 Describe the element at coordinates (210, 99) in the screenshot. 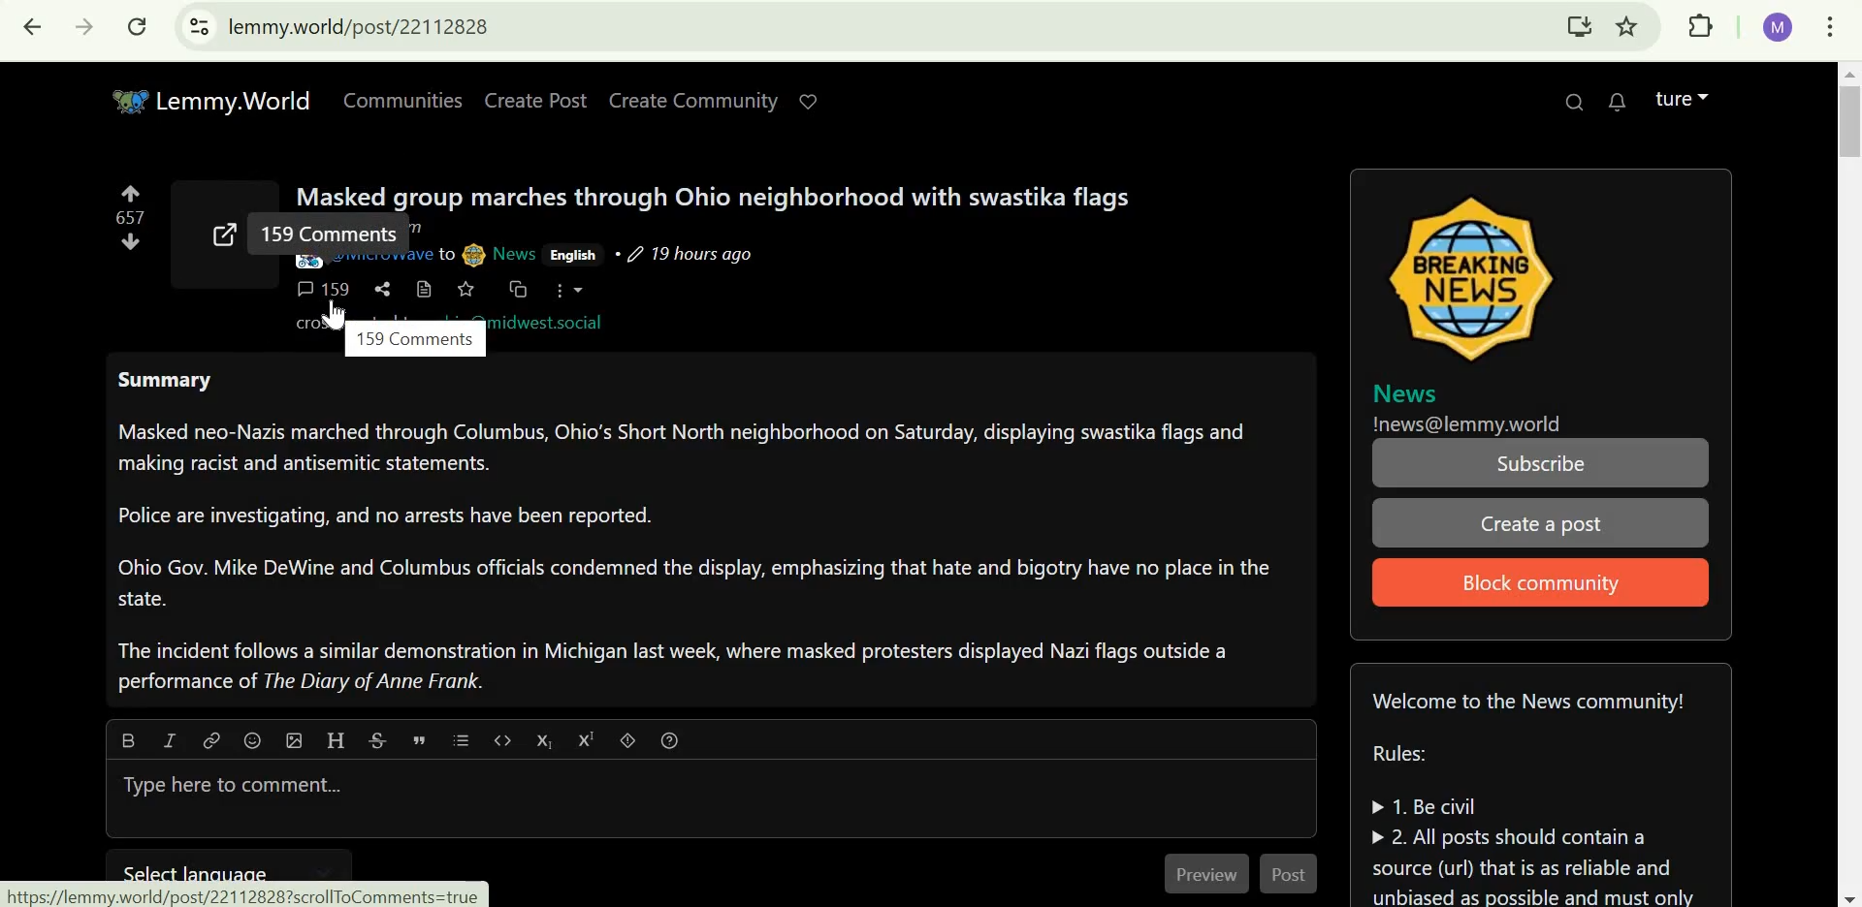

I see `Lemmy.World` at that location.